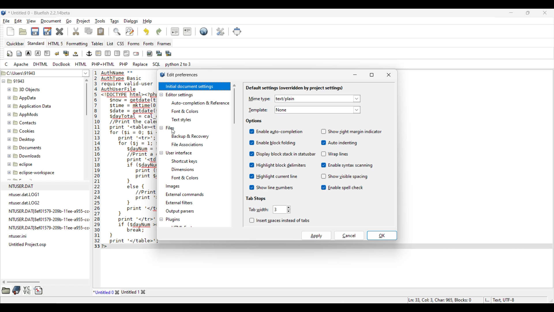 This screenshot has width=554, height=312. What do you see at coordinates (40, 159) in the screenshot?
I see `File explorer` at bounding box center [40, 159].